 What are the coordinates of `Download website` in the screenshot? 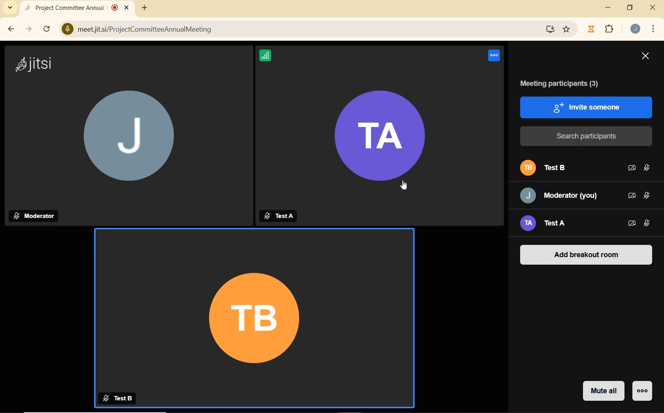 It's located at (549, 30).